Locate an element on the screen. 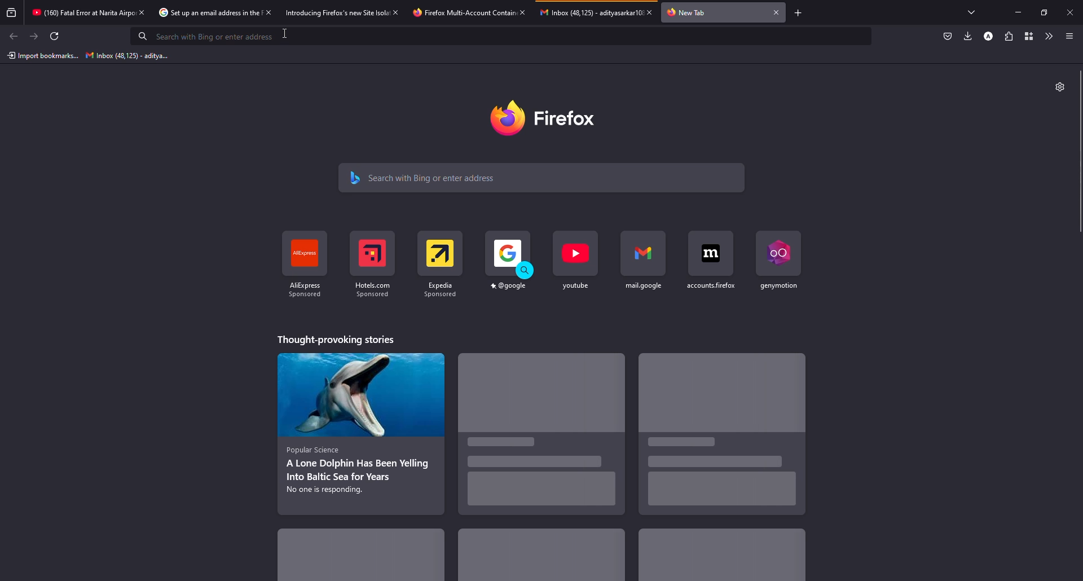 The width and height of the screenshot is (1083, 581). shortcut is located at coordinates (644, 269).